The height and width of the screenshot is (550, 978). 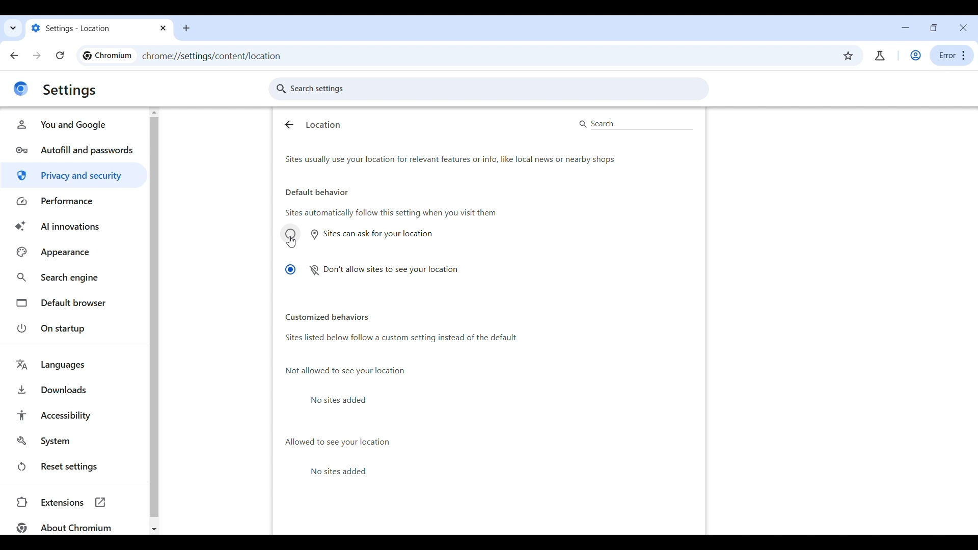 I want to click on allowed to see your location, so click(x=336, y=442).